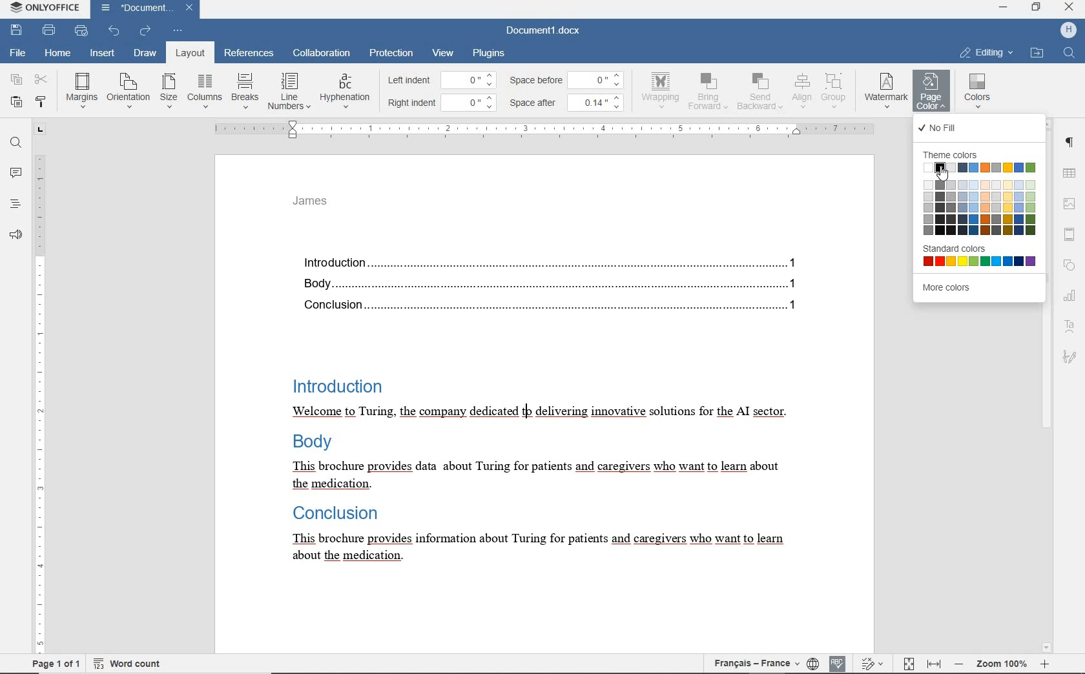 This screenshot has height=674, width=1085. I want to click on image, so click(1071, 205).